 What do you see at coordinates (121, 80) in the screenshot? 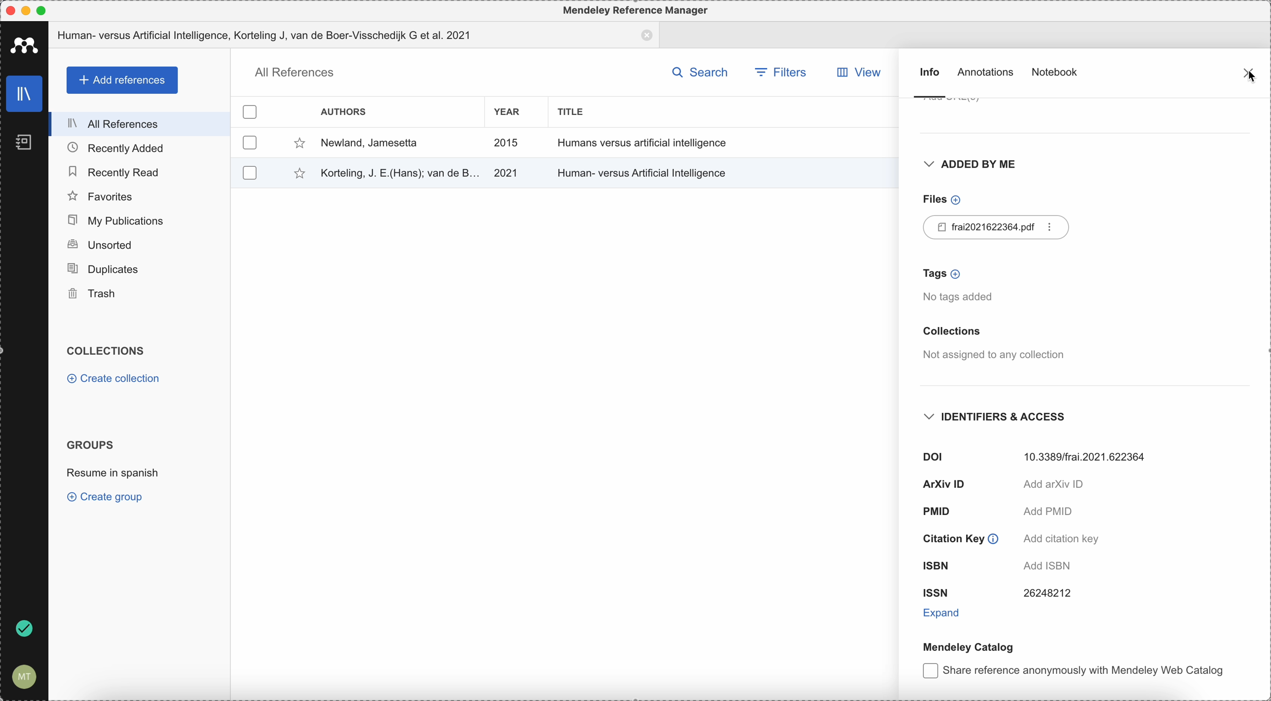
I see `add references` at bounding box center [121, 80].